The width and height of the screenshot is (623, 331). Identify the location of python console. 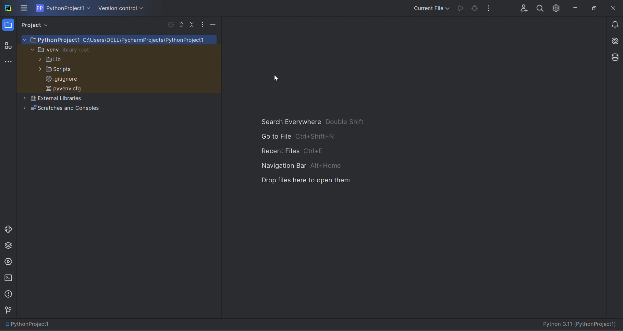
(8, 229).